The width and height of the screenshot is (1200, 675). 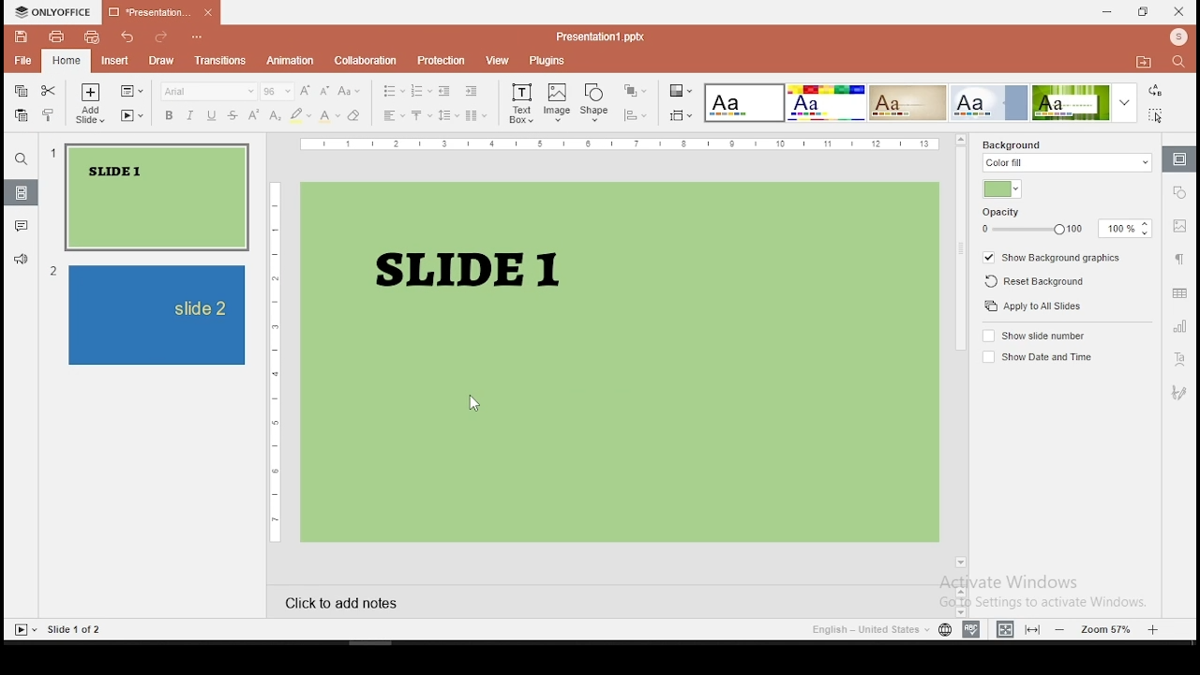 I want to click on show background graphics, so click(x=1055, y=258).